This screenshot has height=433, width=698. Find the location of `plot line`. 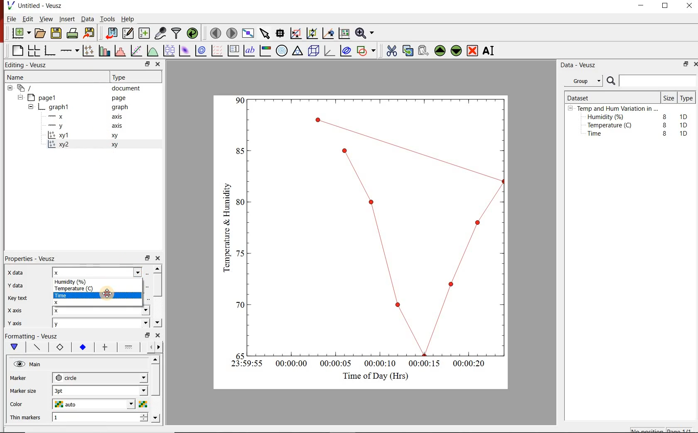

plot line is located at coordinates (37, 348).